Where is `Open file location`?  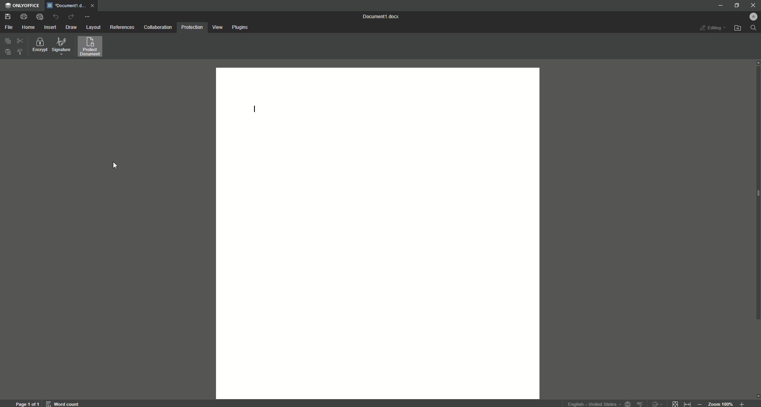
Open file location is located at coordinates (738, 28).